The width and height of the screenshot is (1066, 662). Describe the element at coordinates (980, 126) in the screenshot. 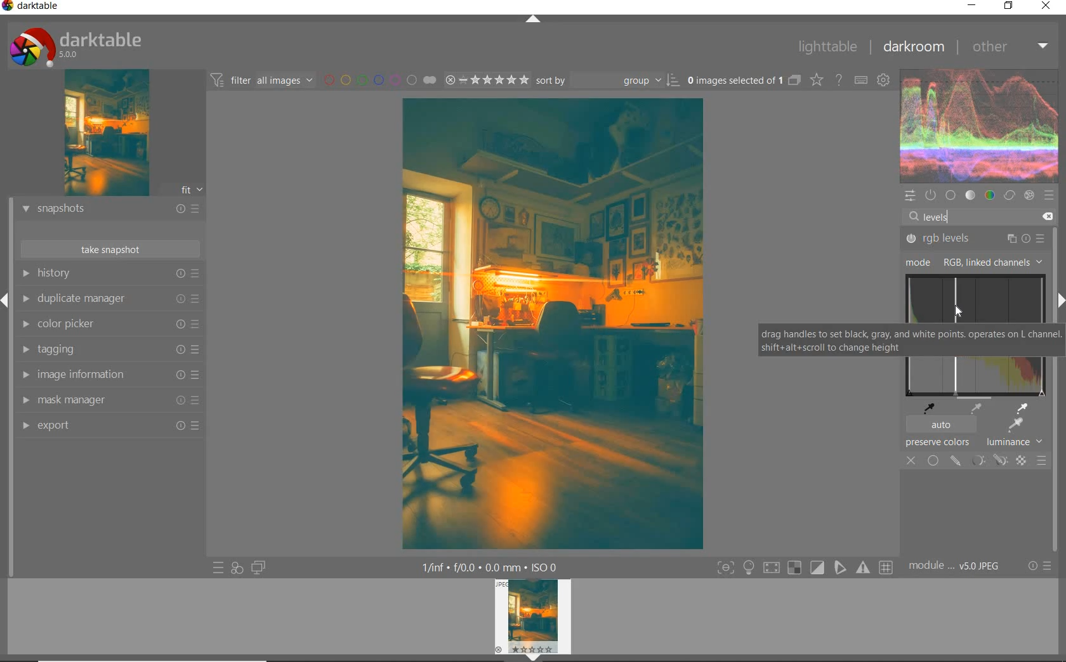

I see `waveform` at that location.